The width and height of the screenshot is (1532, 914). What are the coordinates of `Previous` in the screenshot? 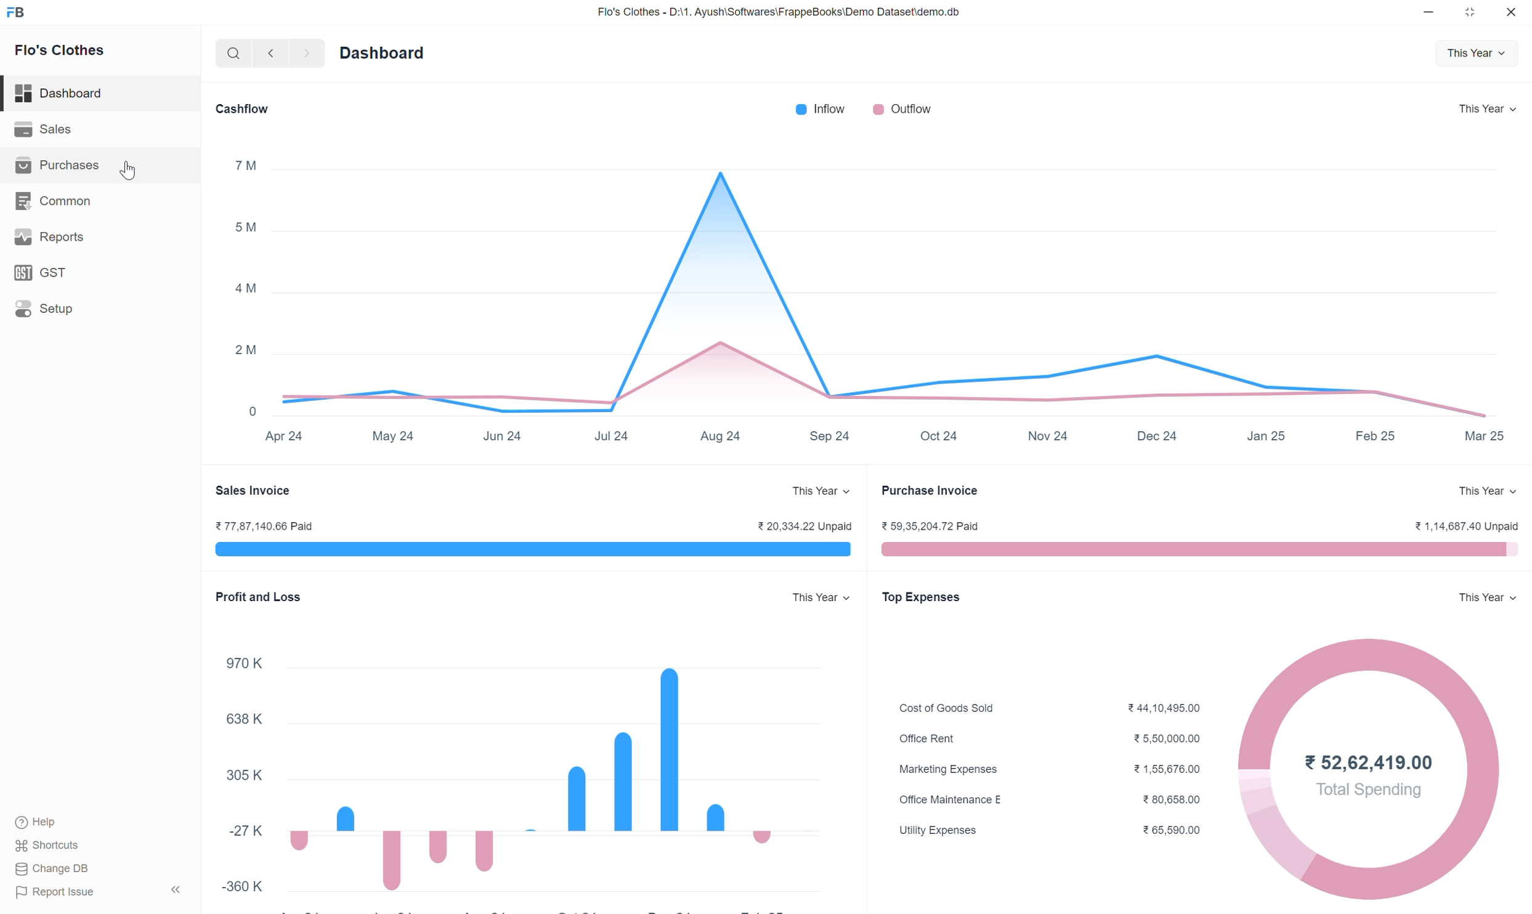 It's located at (271, 53).